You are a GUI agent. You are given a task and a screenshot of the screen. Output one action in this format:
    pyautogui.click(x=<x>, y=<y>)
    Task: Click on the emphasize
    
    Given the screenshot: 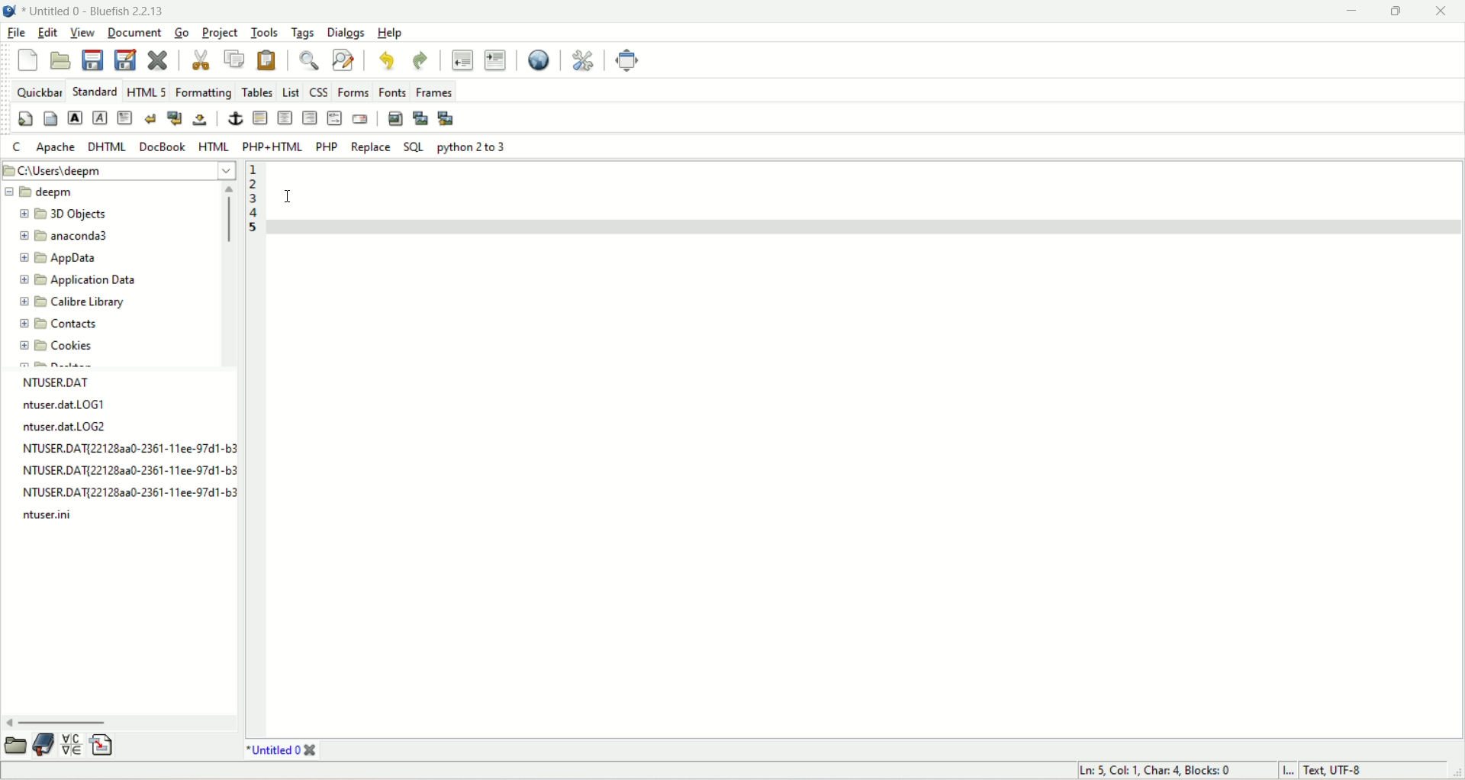 What is the action you would take?
    pyautogui.click(x=105, y=117)
    